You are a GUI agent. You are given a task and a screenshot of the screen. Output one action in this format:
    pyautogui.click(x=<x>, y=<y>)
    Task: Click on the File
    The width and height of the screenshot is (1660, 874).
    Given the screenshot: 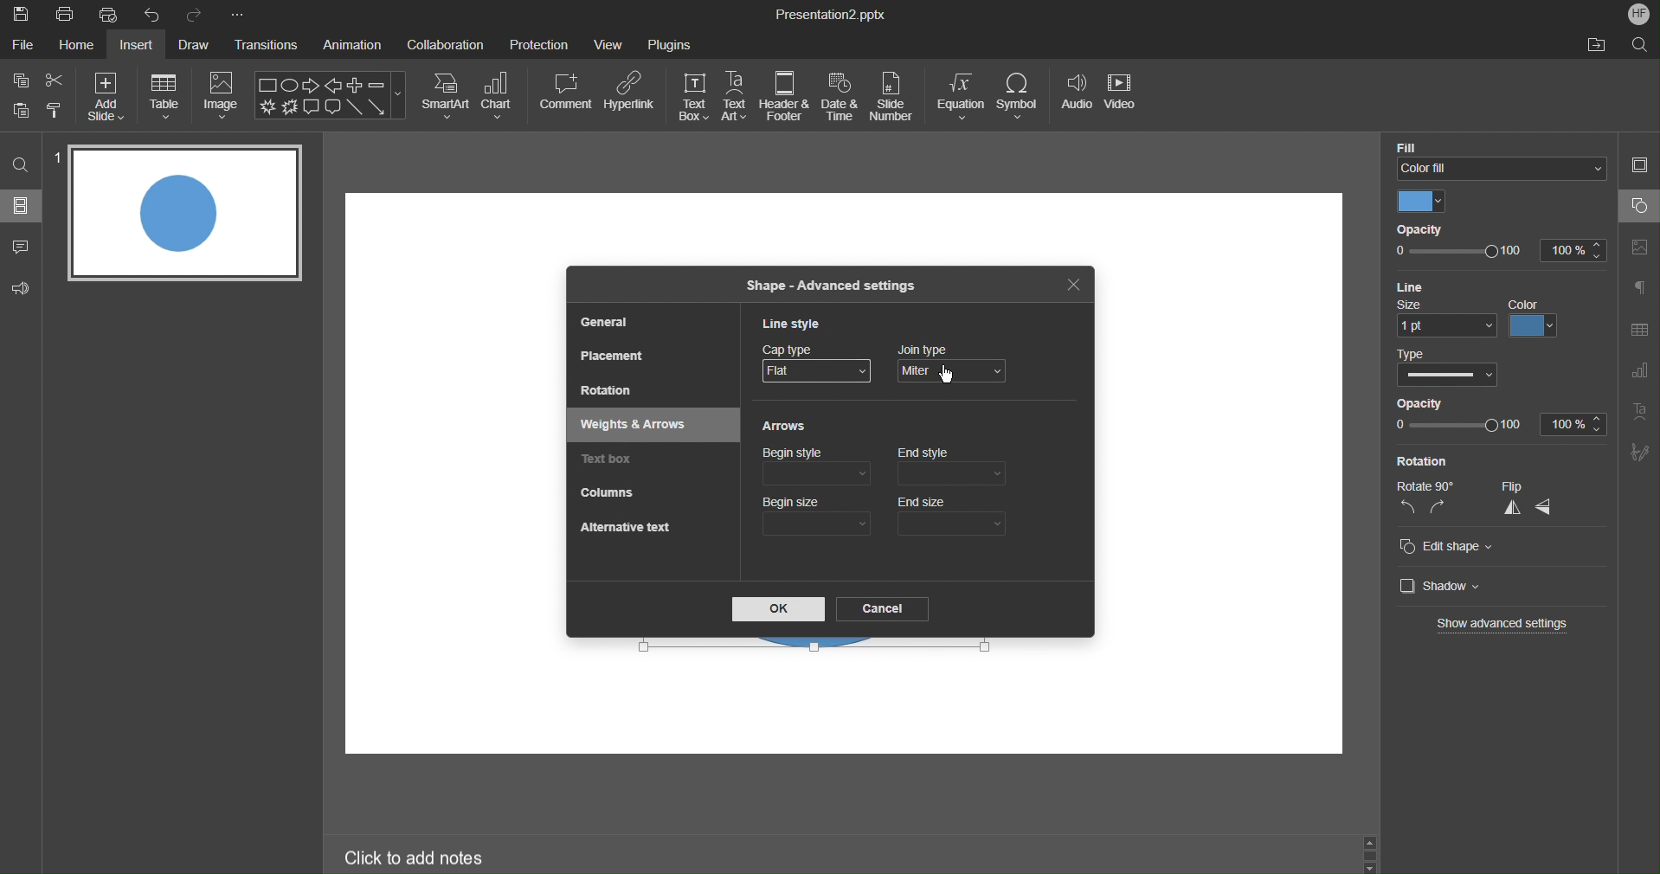 What is the action you would take?
    pyautogui.click(x=22, y=46)
    